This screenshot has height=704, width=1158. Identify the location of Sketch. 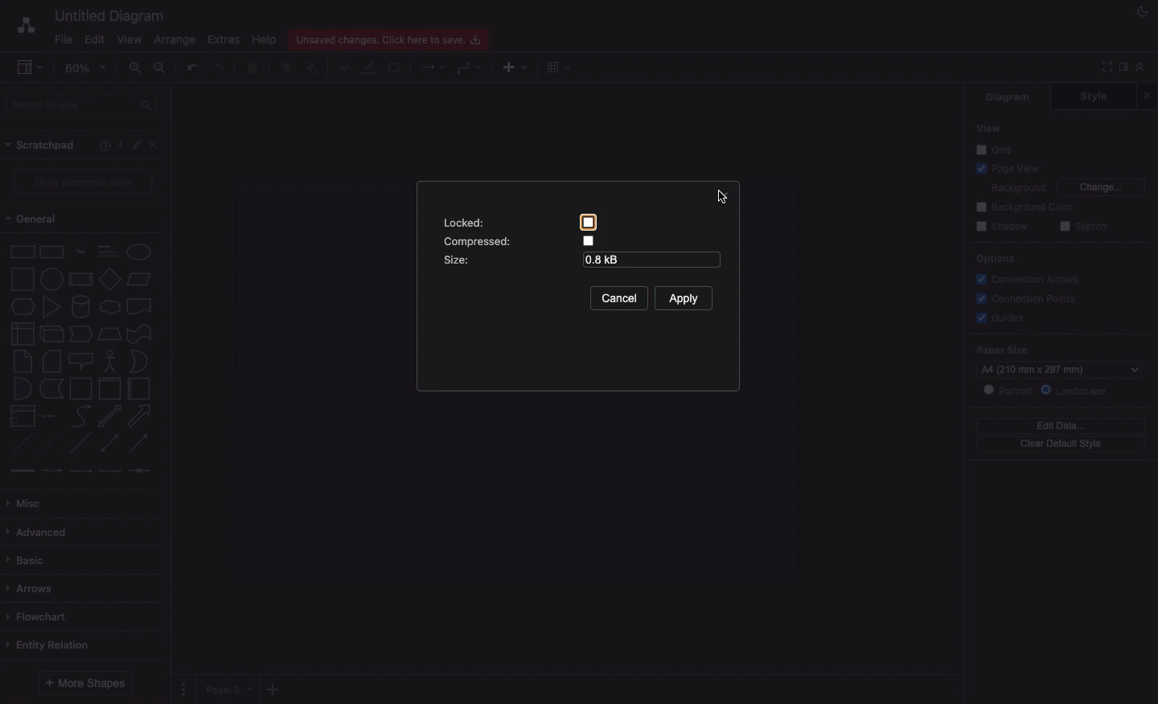
(1082, 227).